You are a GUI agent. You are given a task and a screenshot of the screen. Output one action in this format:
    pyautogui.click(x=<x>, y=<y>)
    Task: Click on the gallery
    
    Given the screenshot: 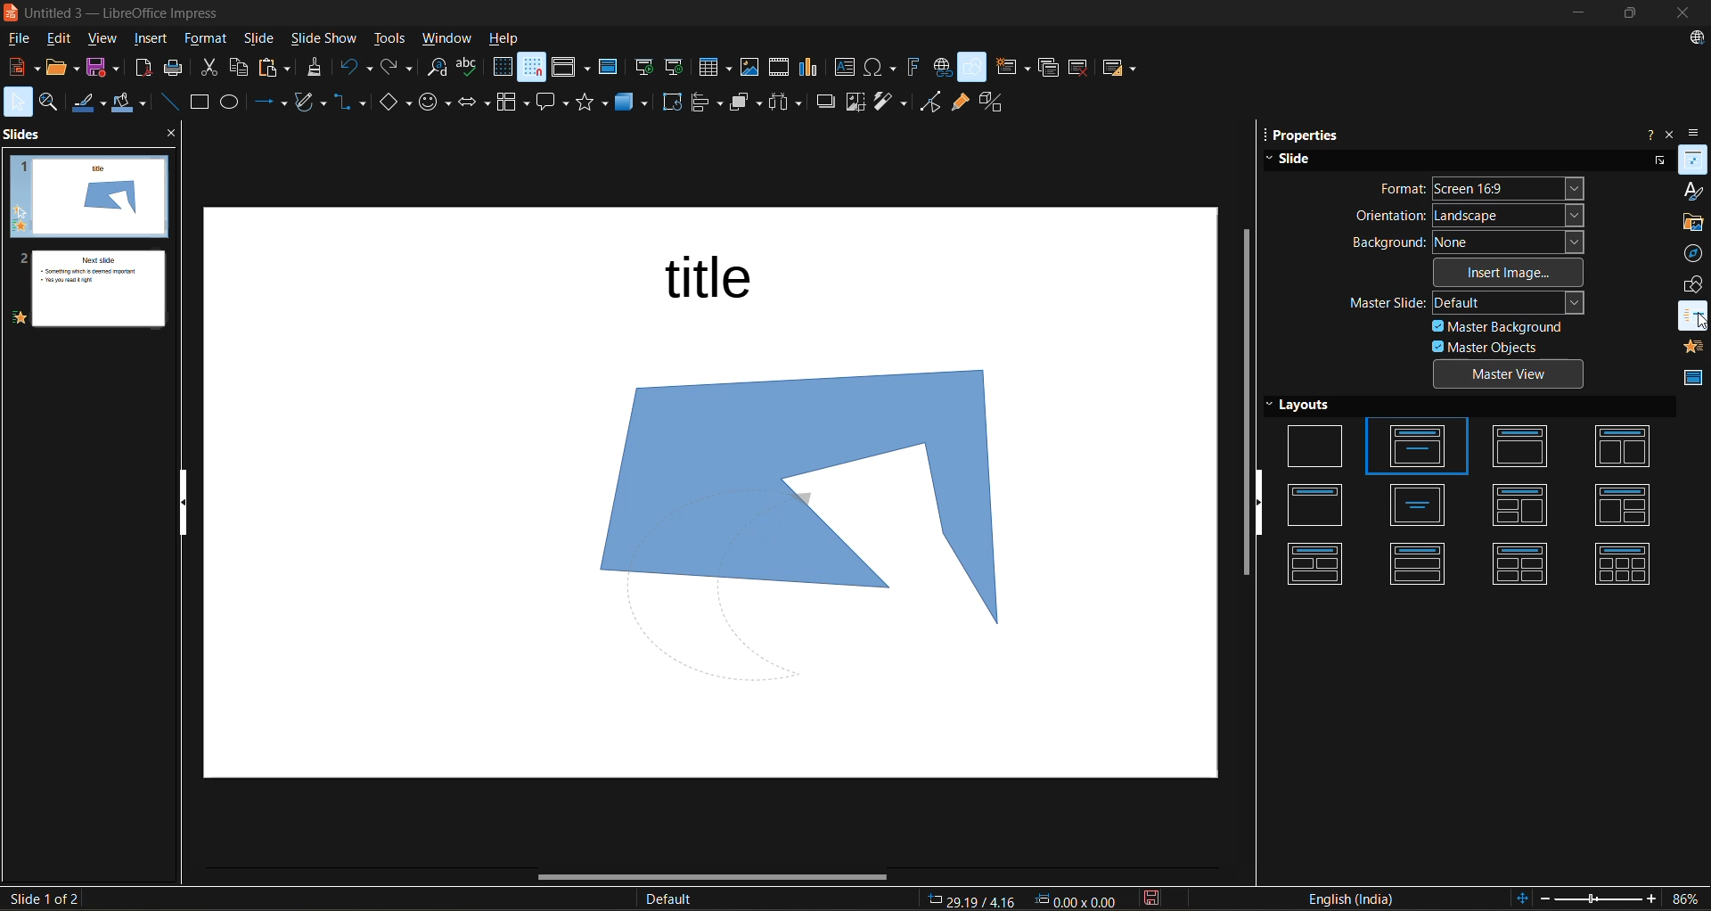 What is the action you would take?
    pyautogui.click(x=1693, y=223)
    